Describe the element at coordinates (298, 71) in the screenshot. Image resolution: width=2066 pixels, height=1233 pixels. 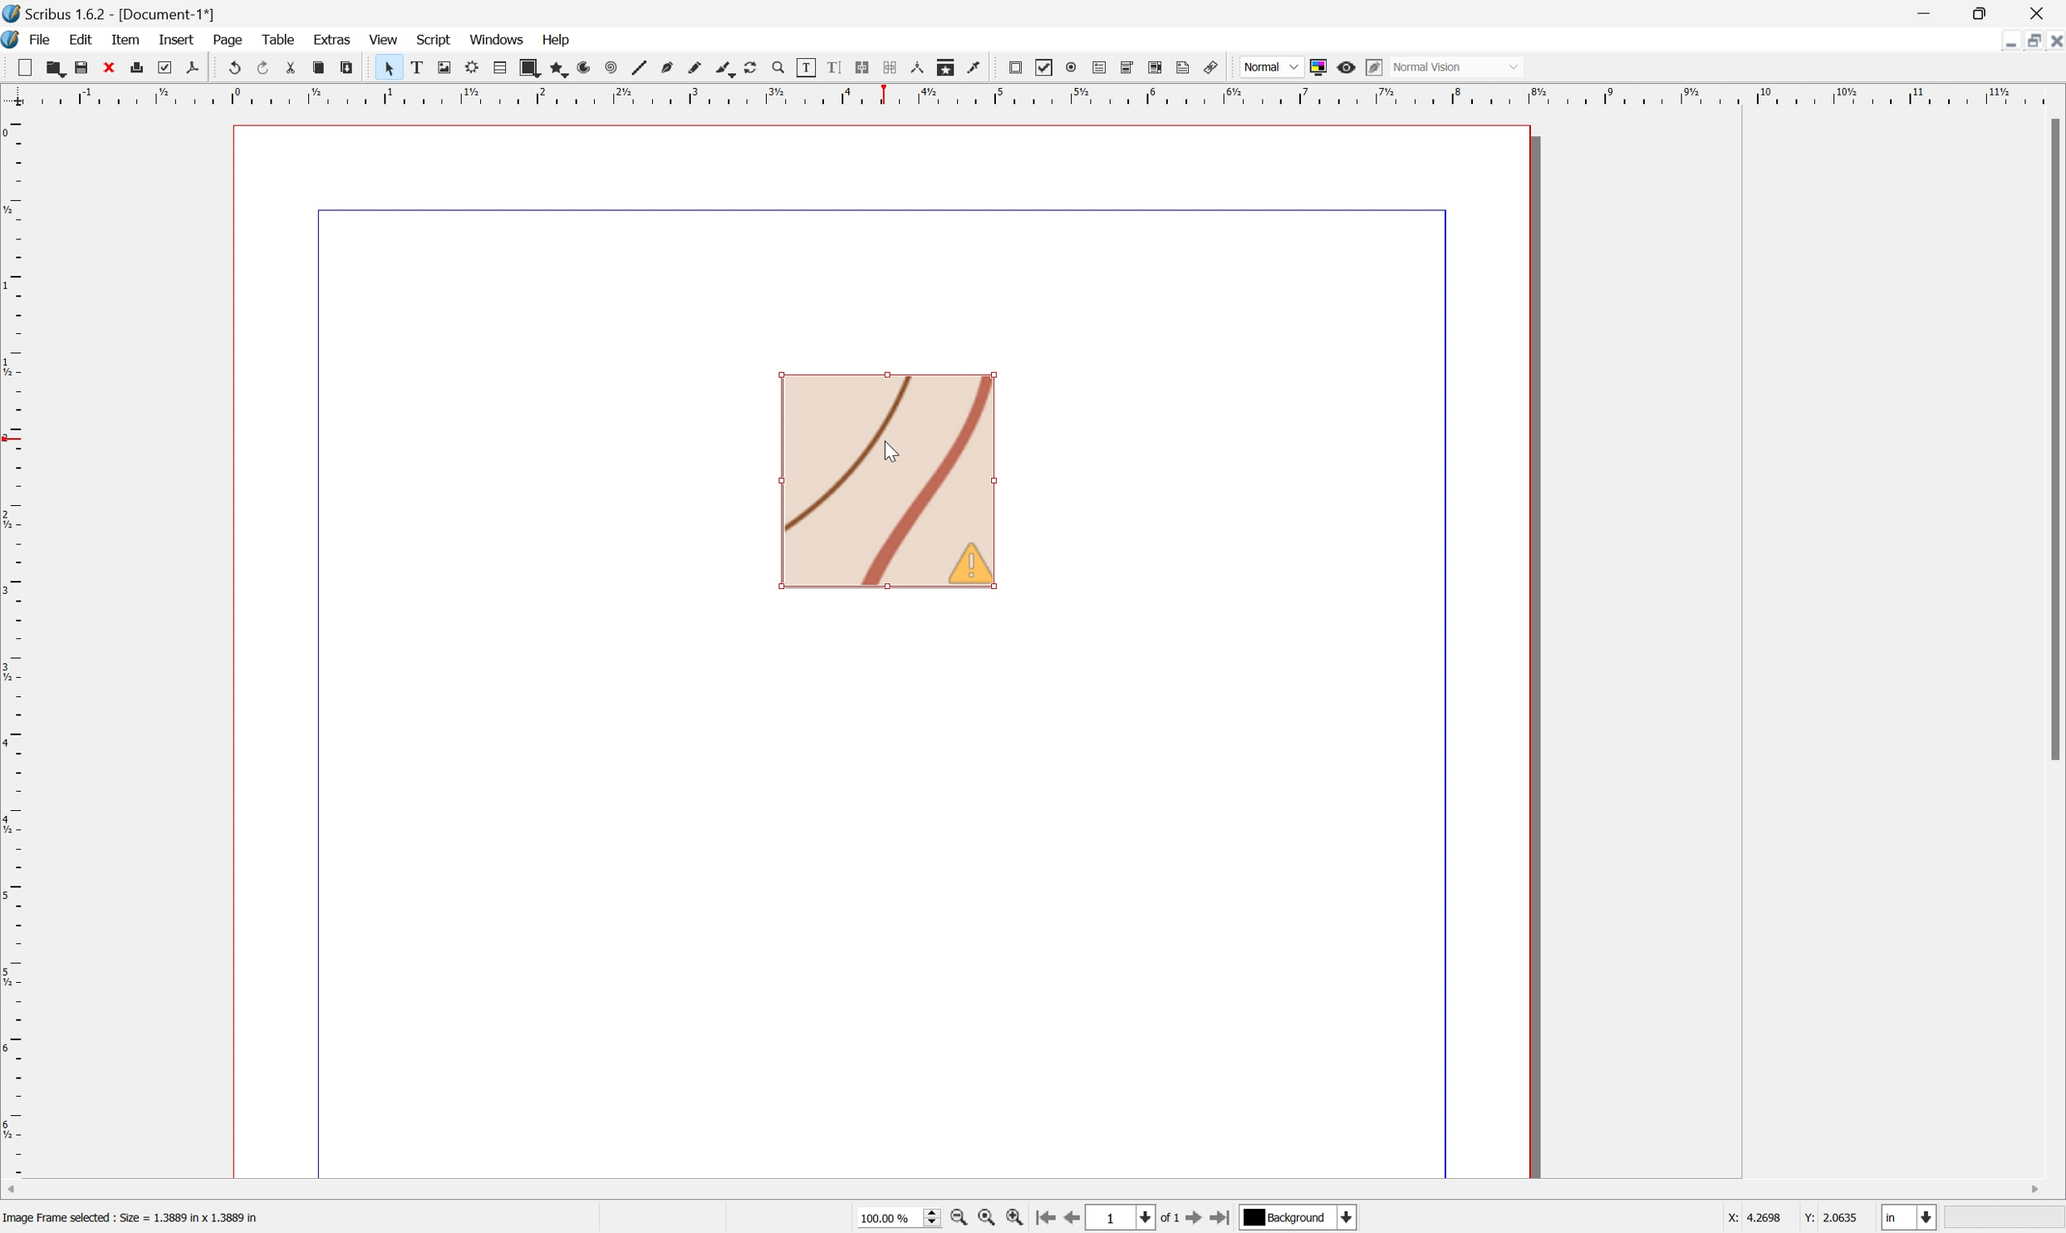
I see `Cut` at that location.